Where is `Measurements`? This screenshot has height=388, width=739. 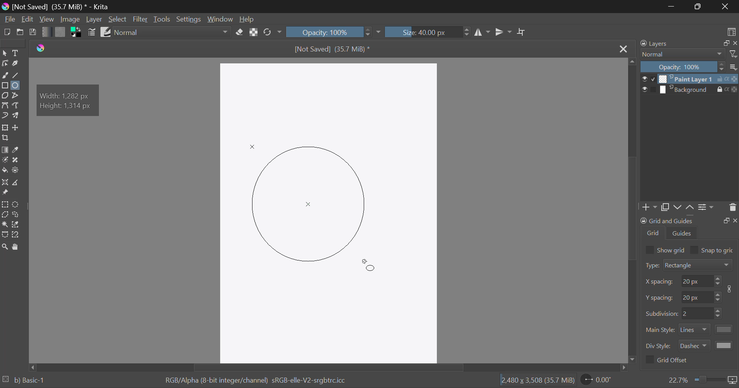
Measurements is located at coordinates (17, 182).